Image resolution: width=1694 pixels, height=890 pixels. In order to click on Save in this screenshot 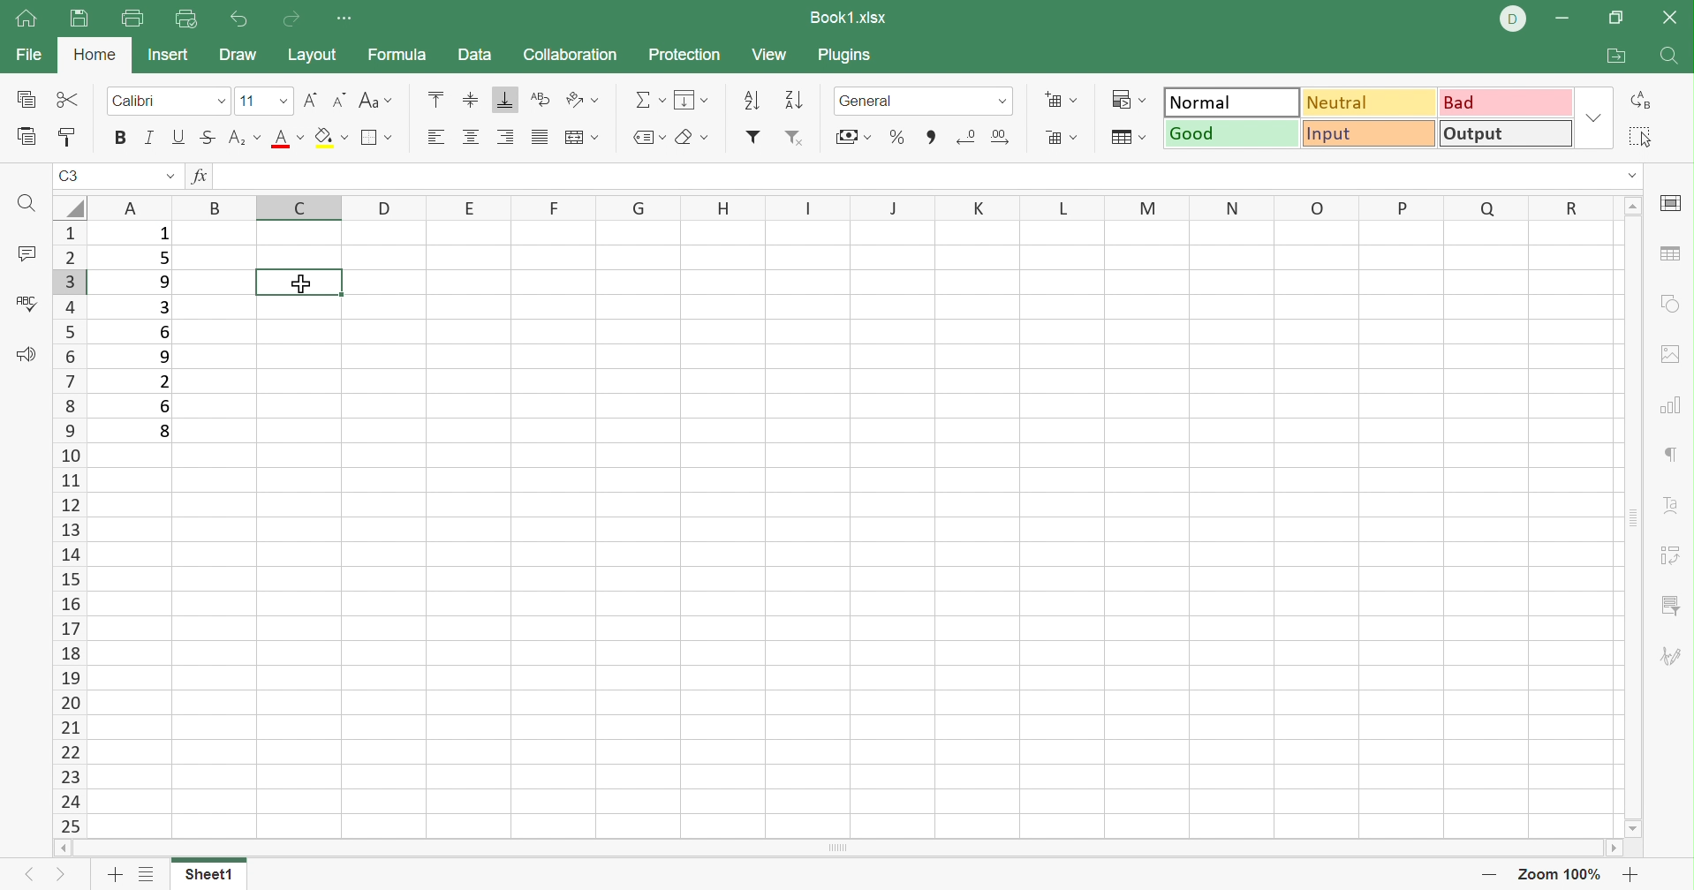, I will do `click(78, 19)`.